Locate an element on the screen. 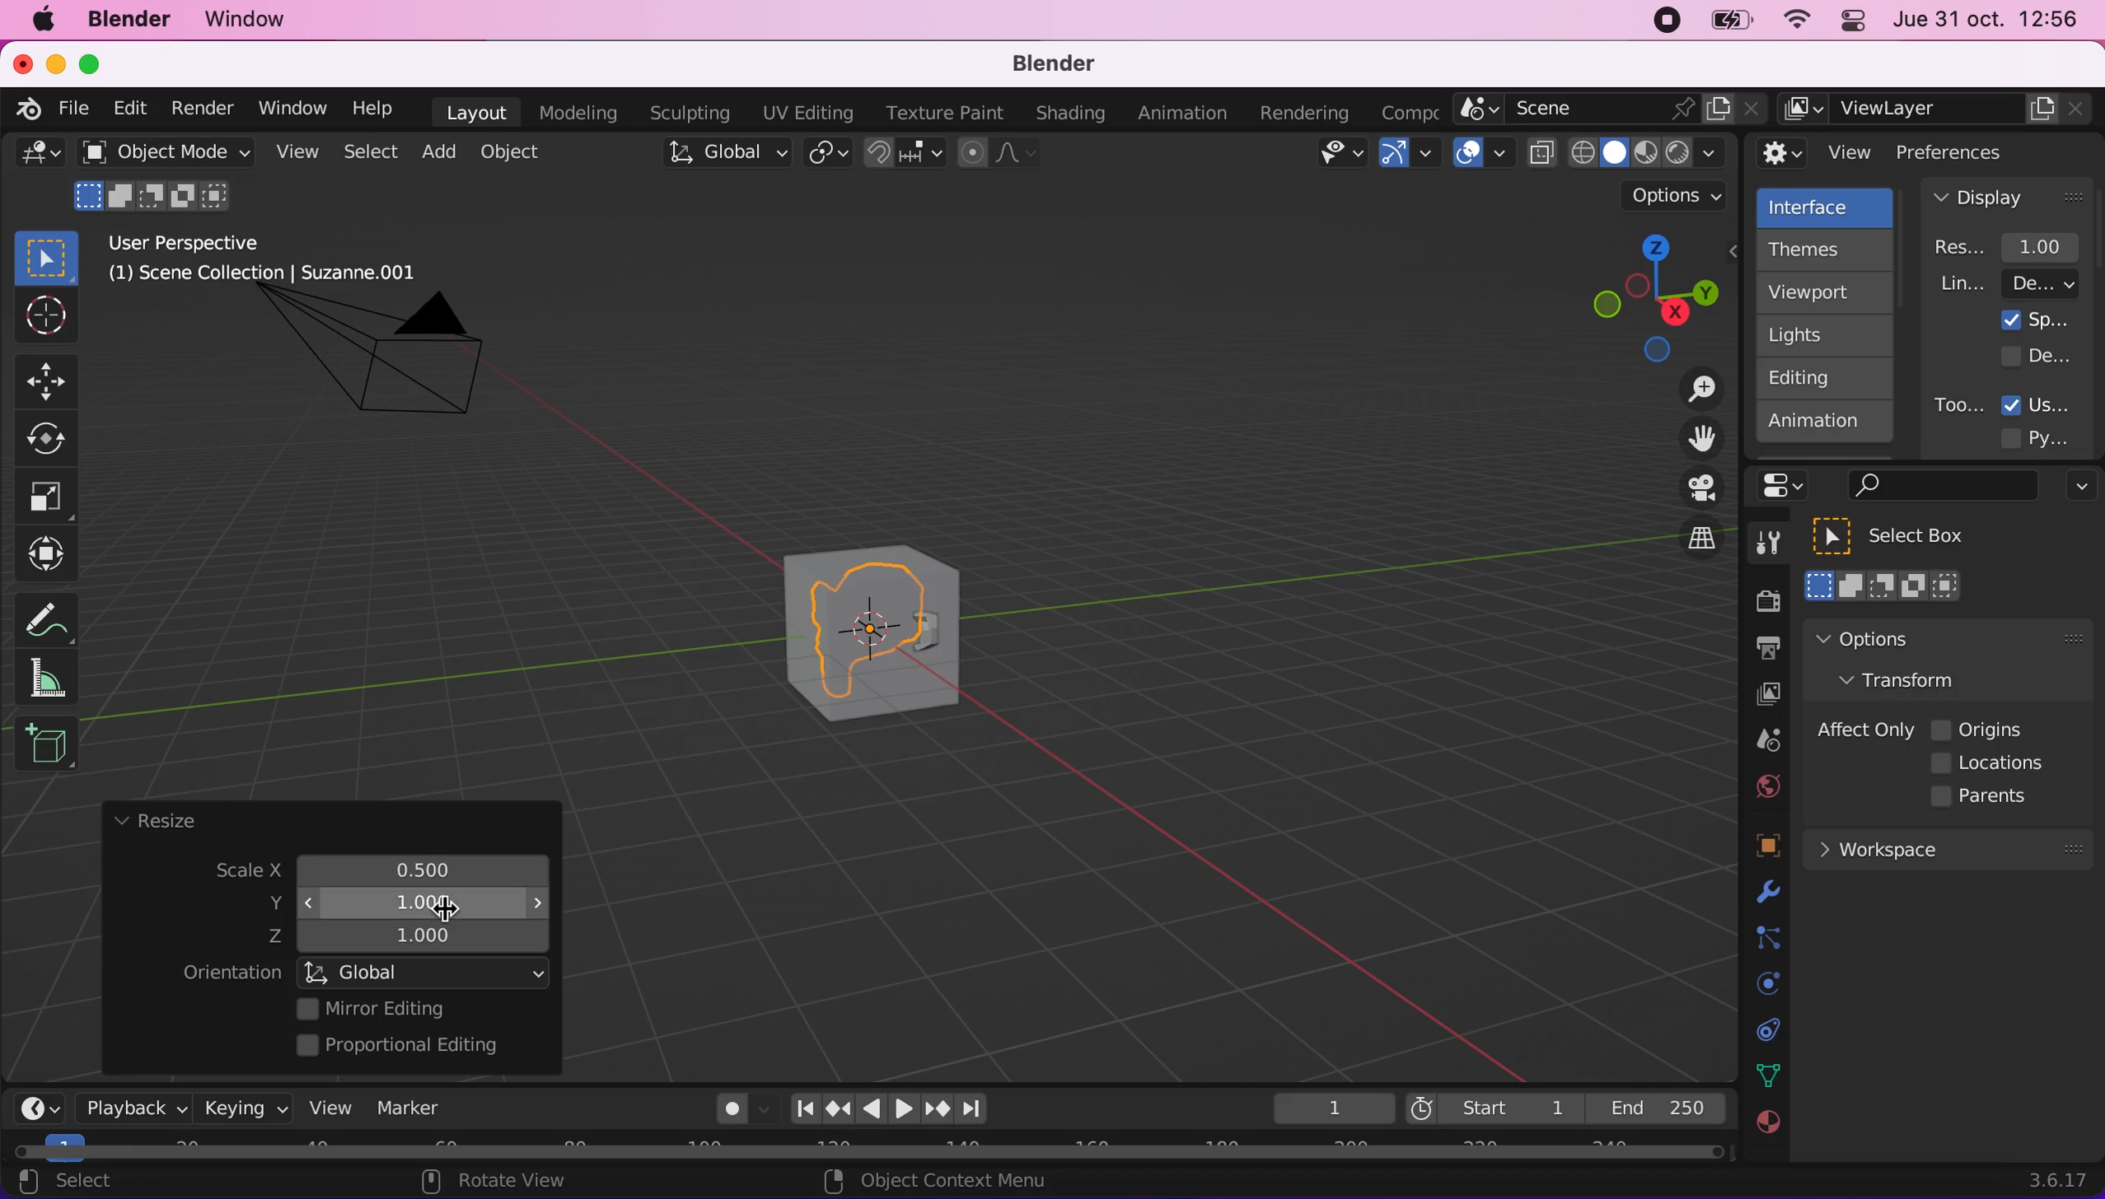 This screenshot has width=2105, height=1199. objects is located at coordinates (1747, 847).